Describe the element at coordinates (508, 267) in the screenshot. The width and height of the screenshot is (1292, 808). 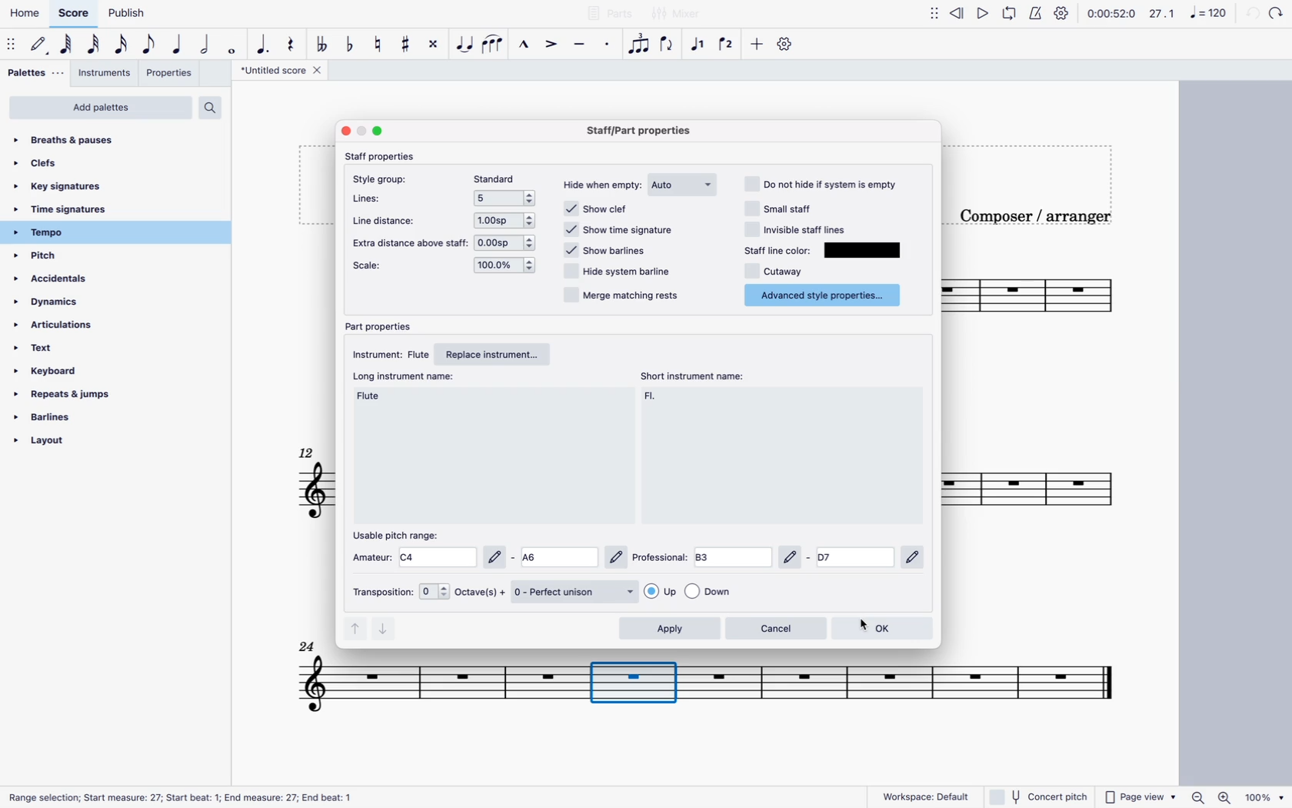
I see `options` at that location.